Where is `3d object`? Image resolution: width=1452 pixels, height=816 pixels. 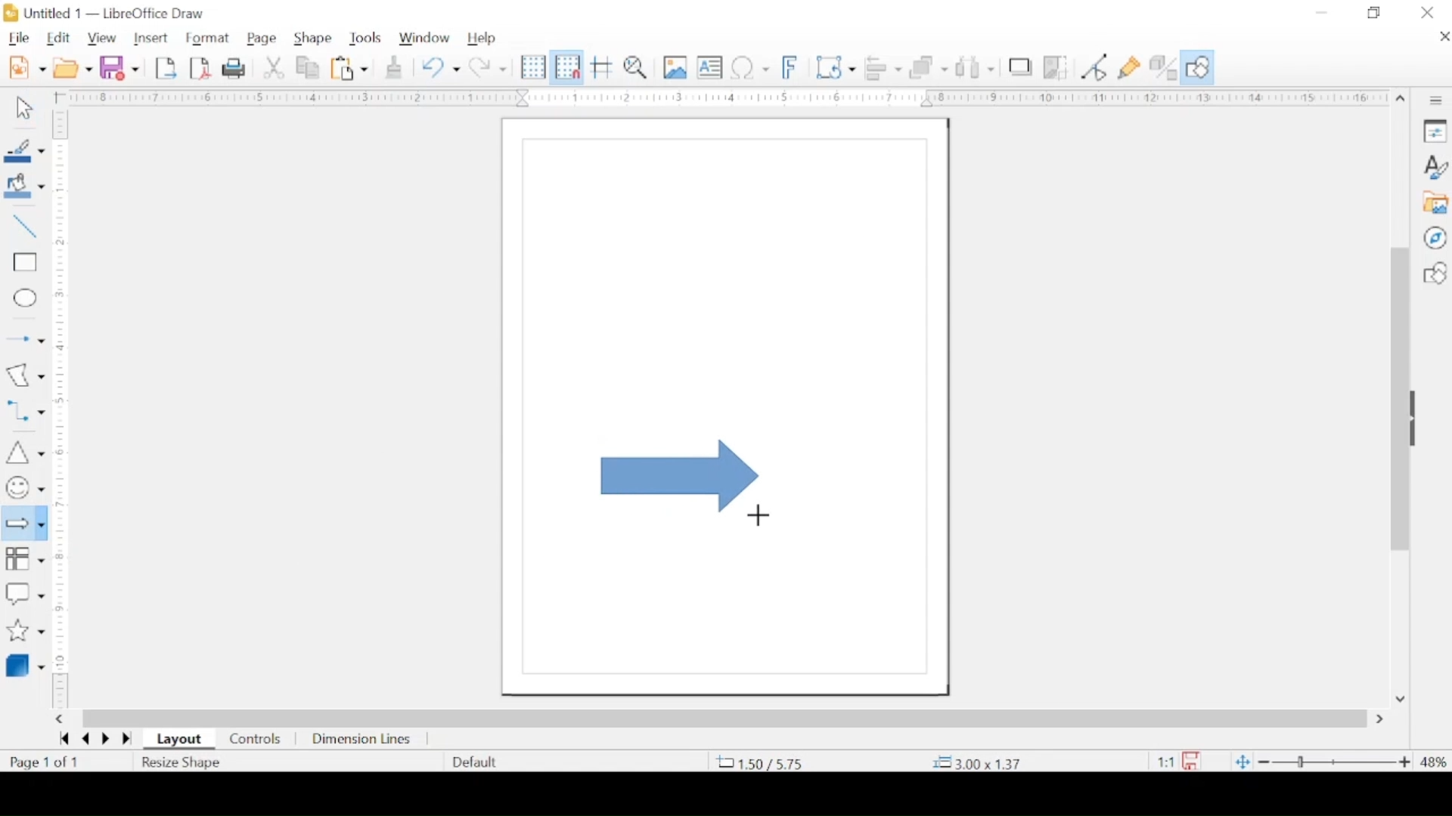 3d object is located at coordinates (26, 665).